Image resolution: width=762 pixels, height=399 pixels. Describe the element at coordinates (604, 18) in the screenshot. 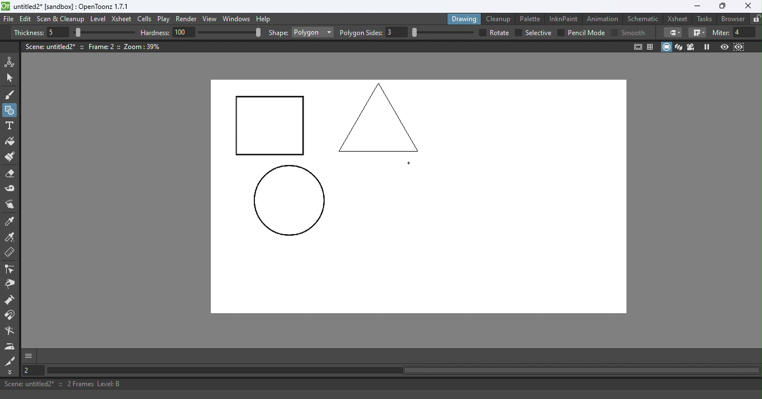

I see `Animation` at that location.